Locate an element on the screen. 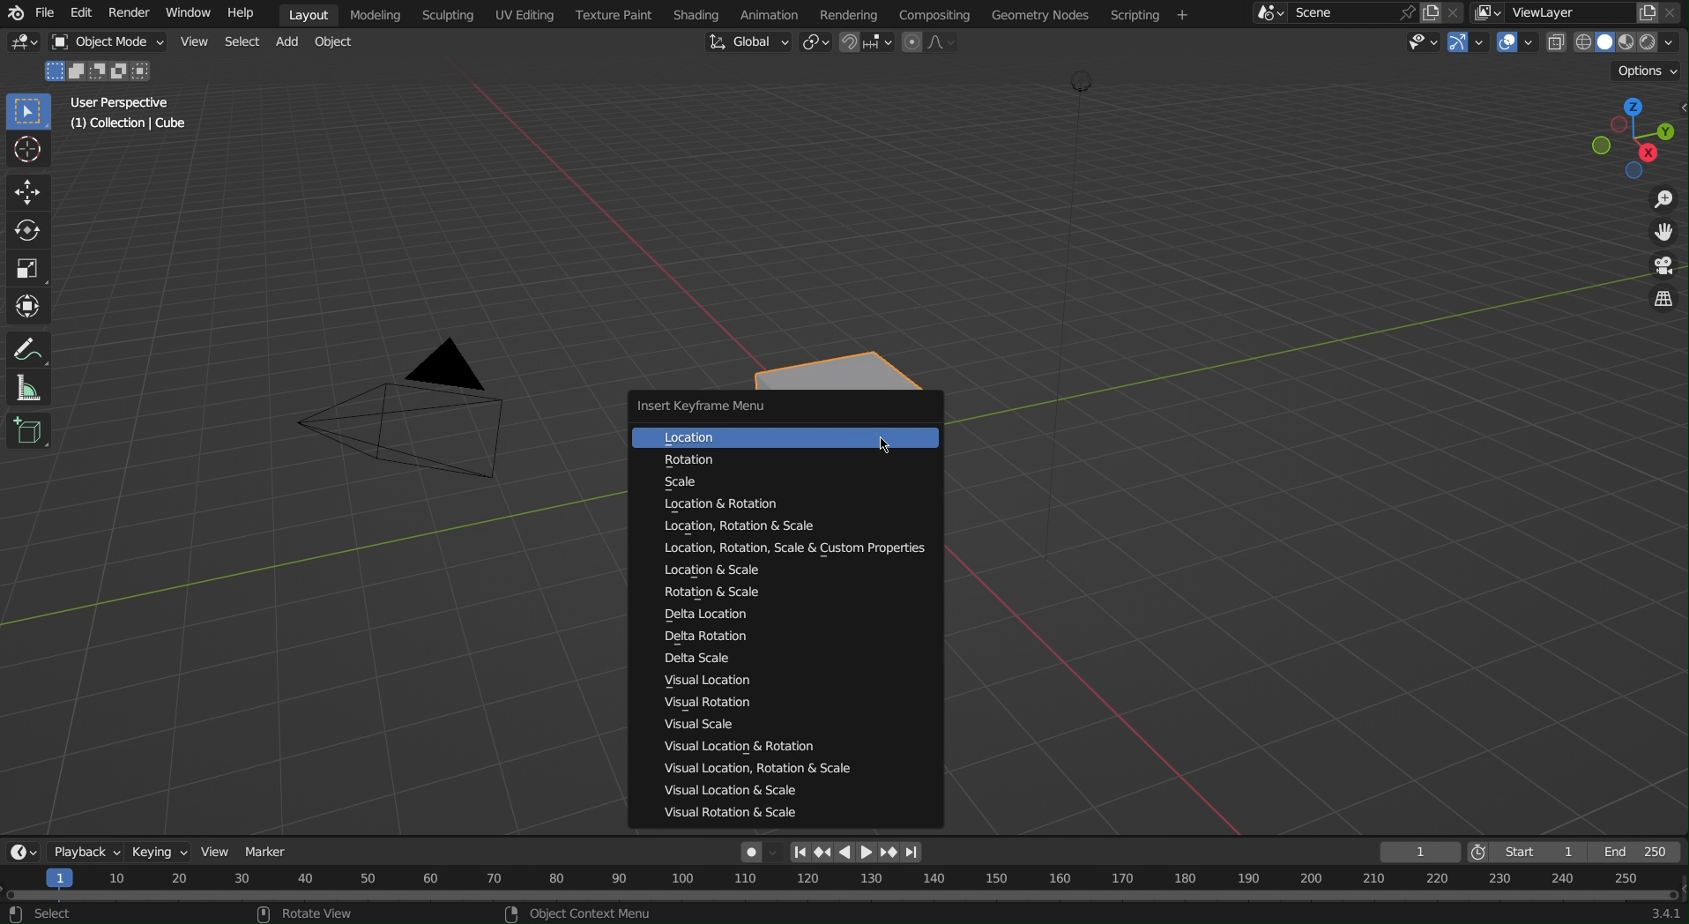 The width and height of the screenshot is (1689, 924). 341 is located at coordinates (1649, 914).